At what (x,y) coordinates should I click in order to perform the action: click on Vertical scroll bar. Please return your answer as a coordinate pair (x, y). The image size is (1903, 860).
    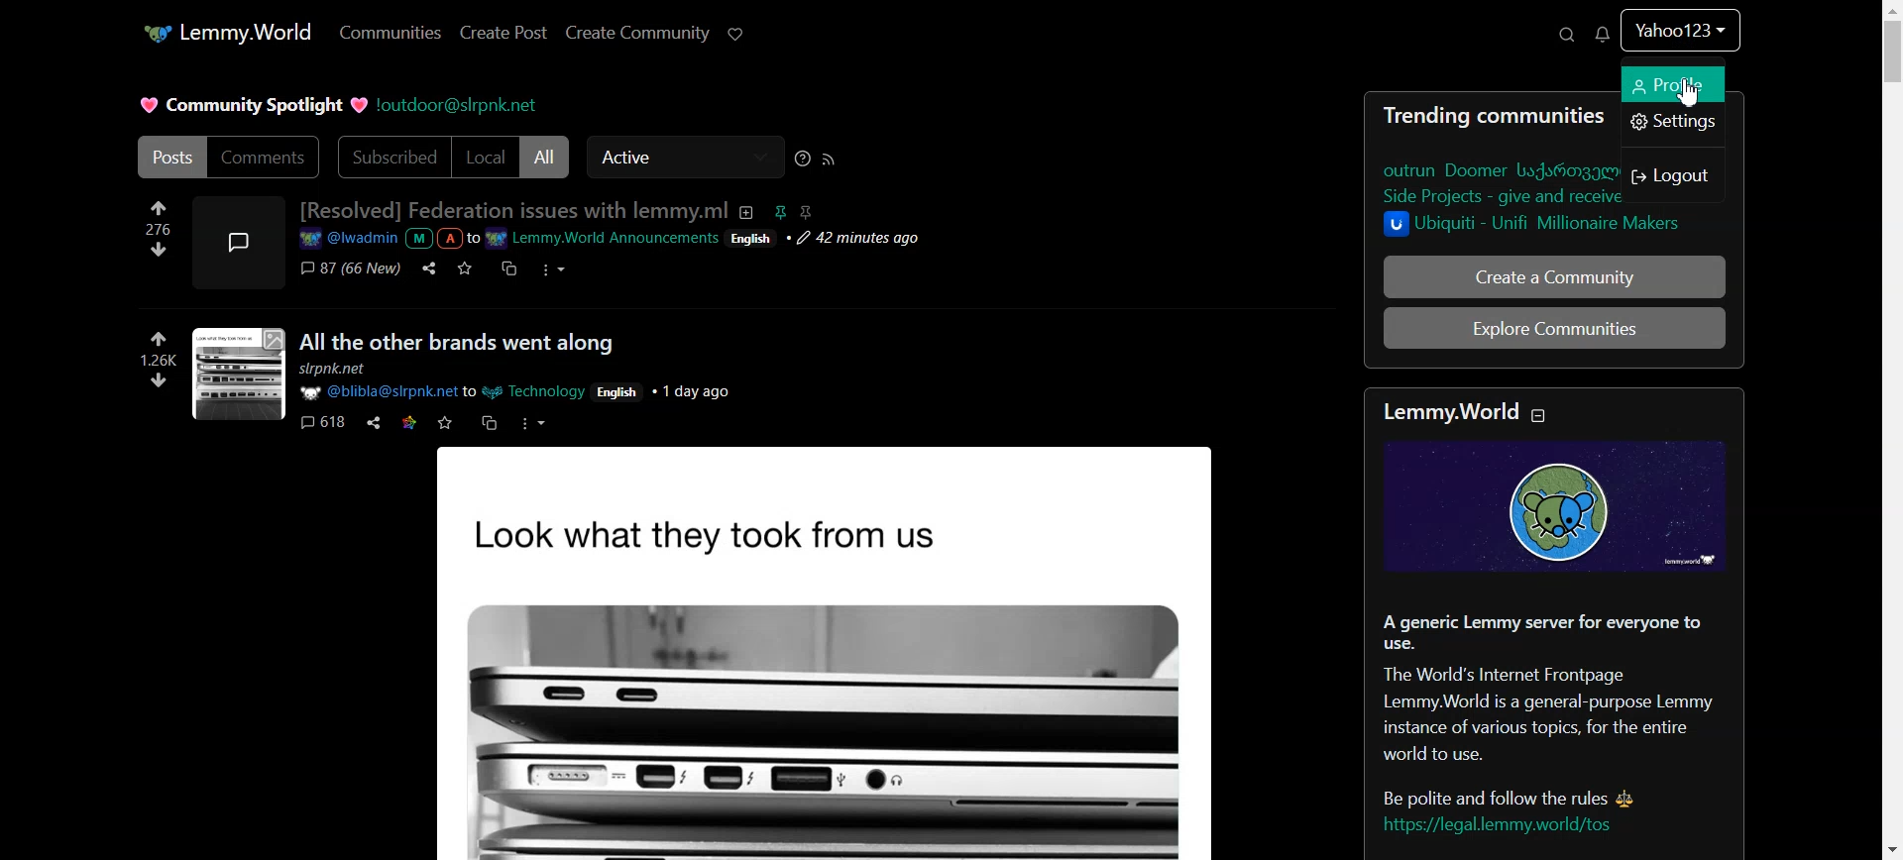
    Looking at the image, I should click on (1891, 430).